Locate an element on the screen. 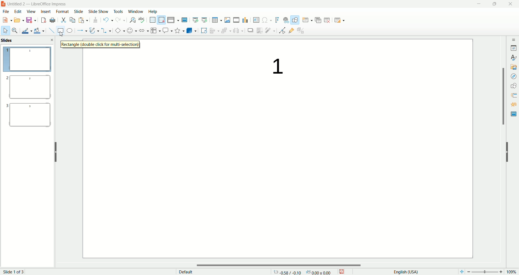 Image resolution: width=519 pixels, height=275 pixels. line color is located at coordinates (26, 30).